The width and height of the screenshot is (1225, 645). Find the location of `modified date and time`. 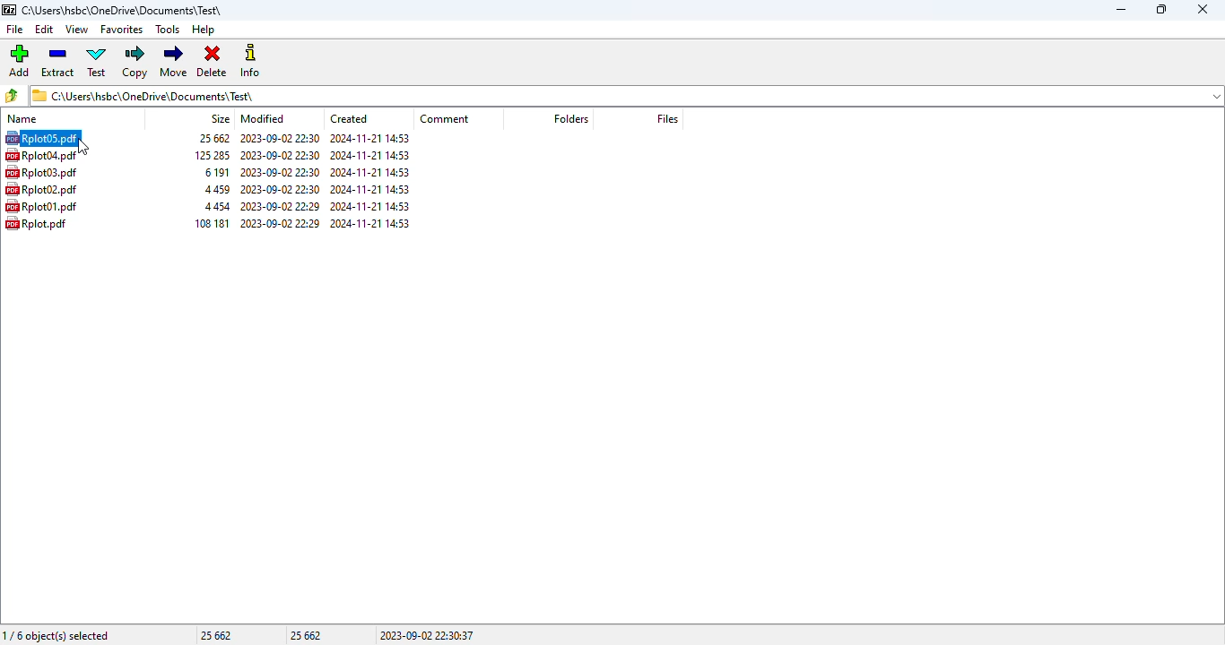

modified date and time is located at coordinates (280, 138).